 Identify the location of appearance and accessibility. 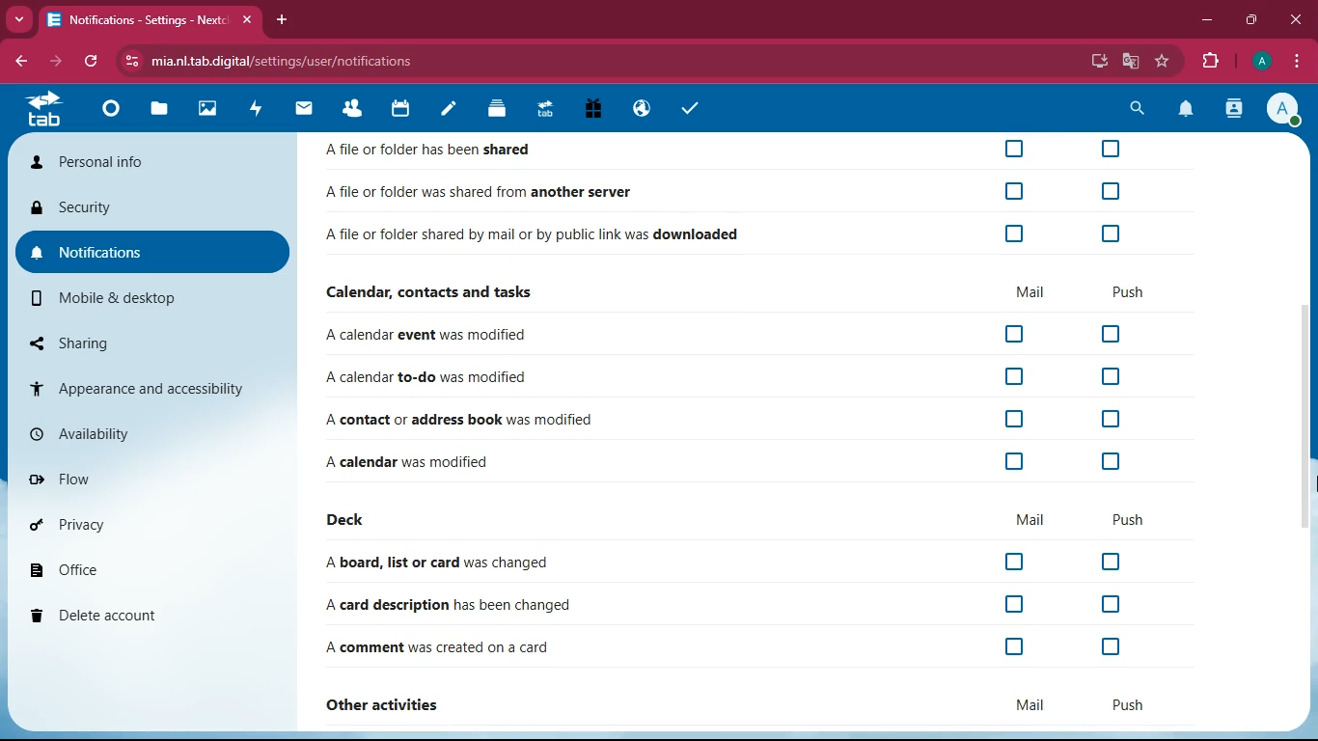
(150, 389).